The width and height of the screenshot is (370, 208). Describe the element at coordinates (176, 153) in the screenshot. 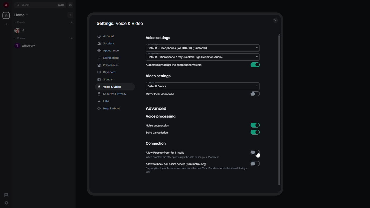

I see `allow peer-to-peer for 1:1 calls` at that location.